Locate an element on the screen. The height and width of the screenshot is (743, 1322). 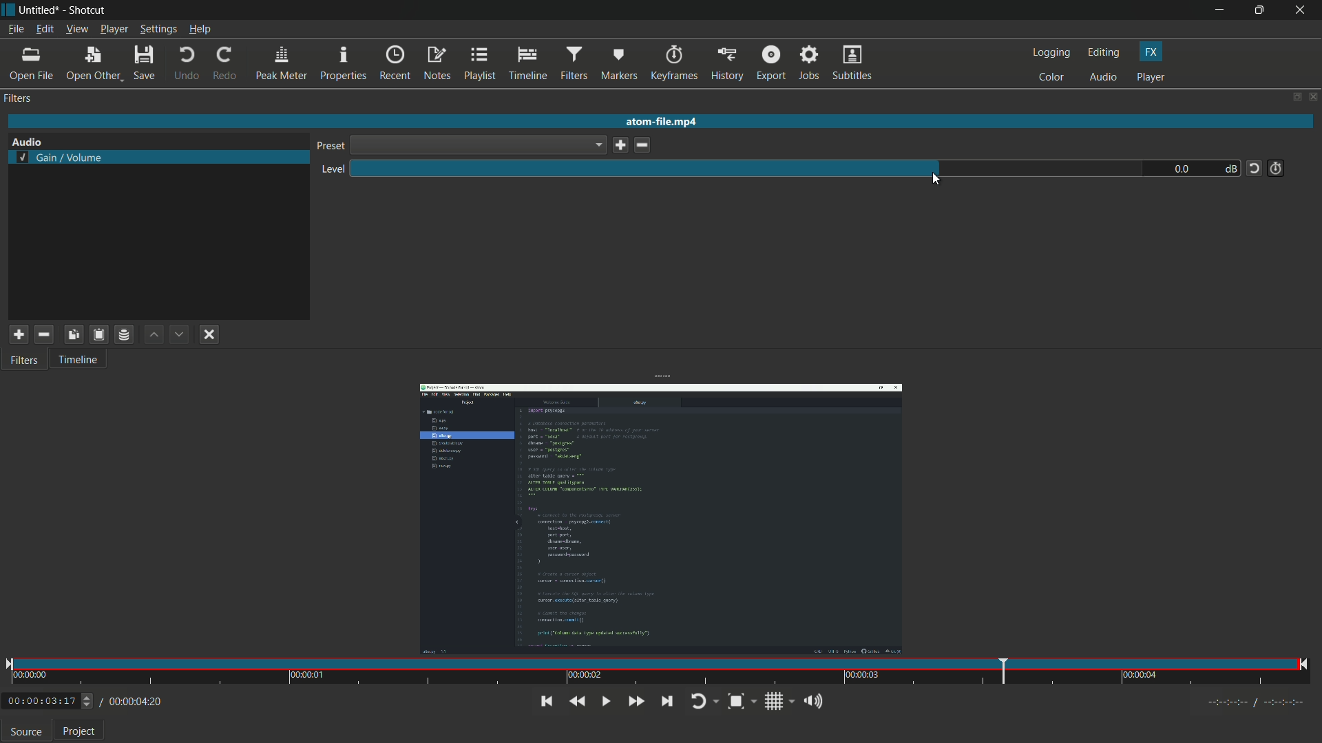
player menu is located at coordinates (114, 29).